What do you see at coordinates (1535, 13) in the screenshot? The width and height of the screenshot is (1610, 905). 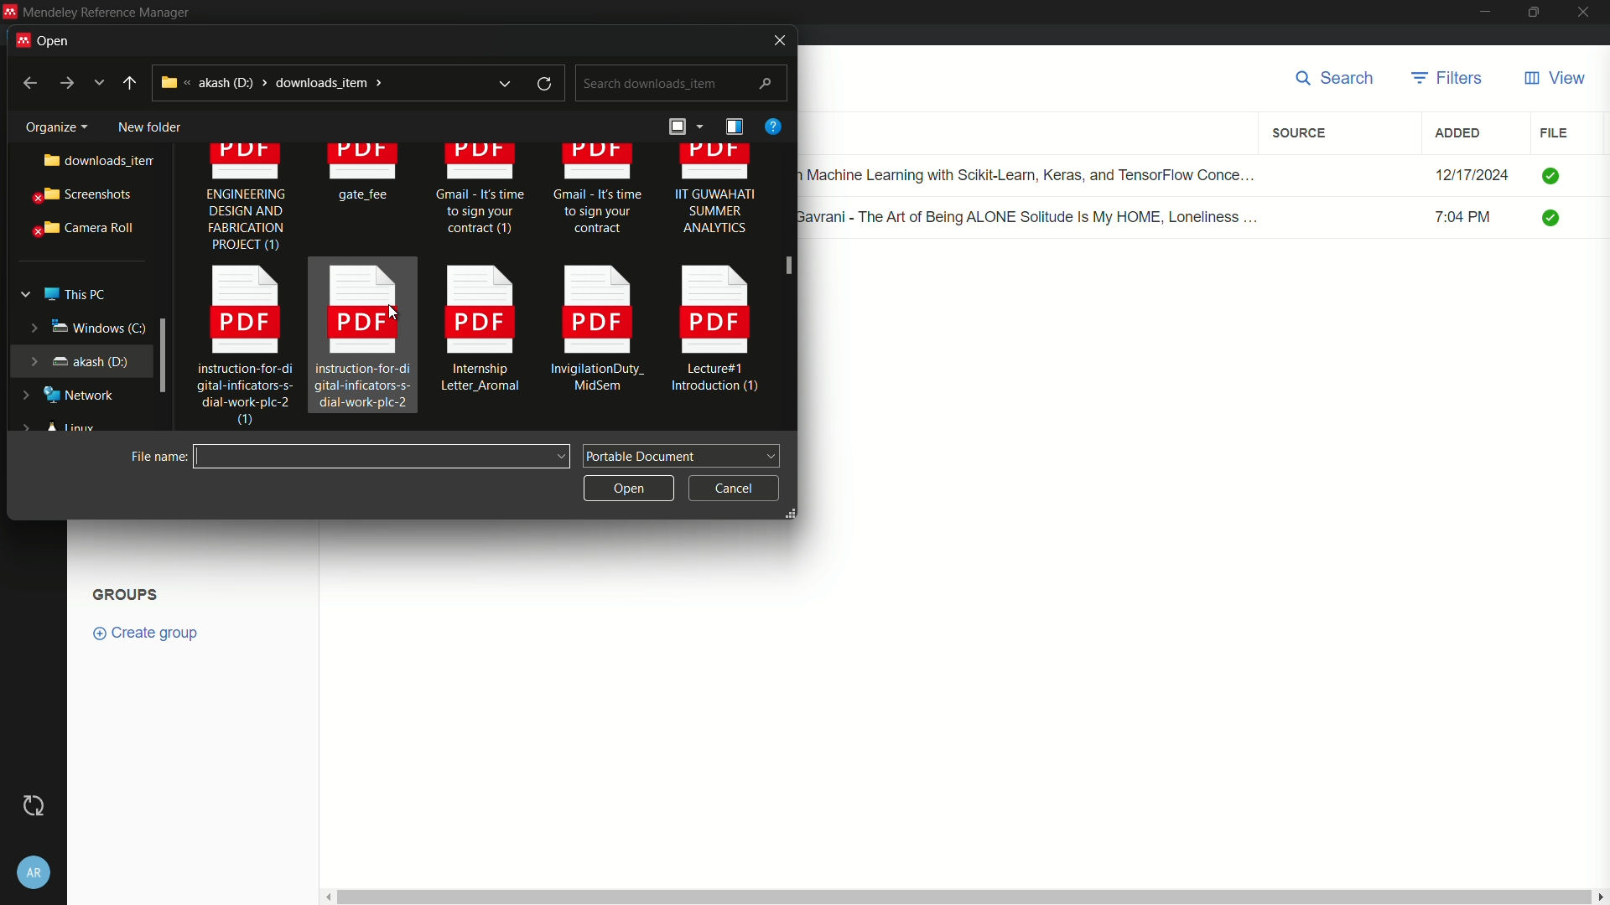 I see `maximize` at bounding box center [1535, 13].